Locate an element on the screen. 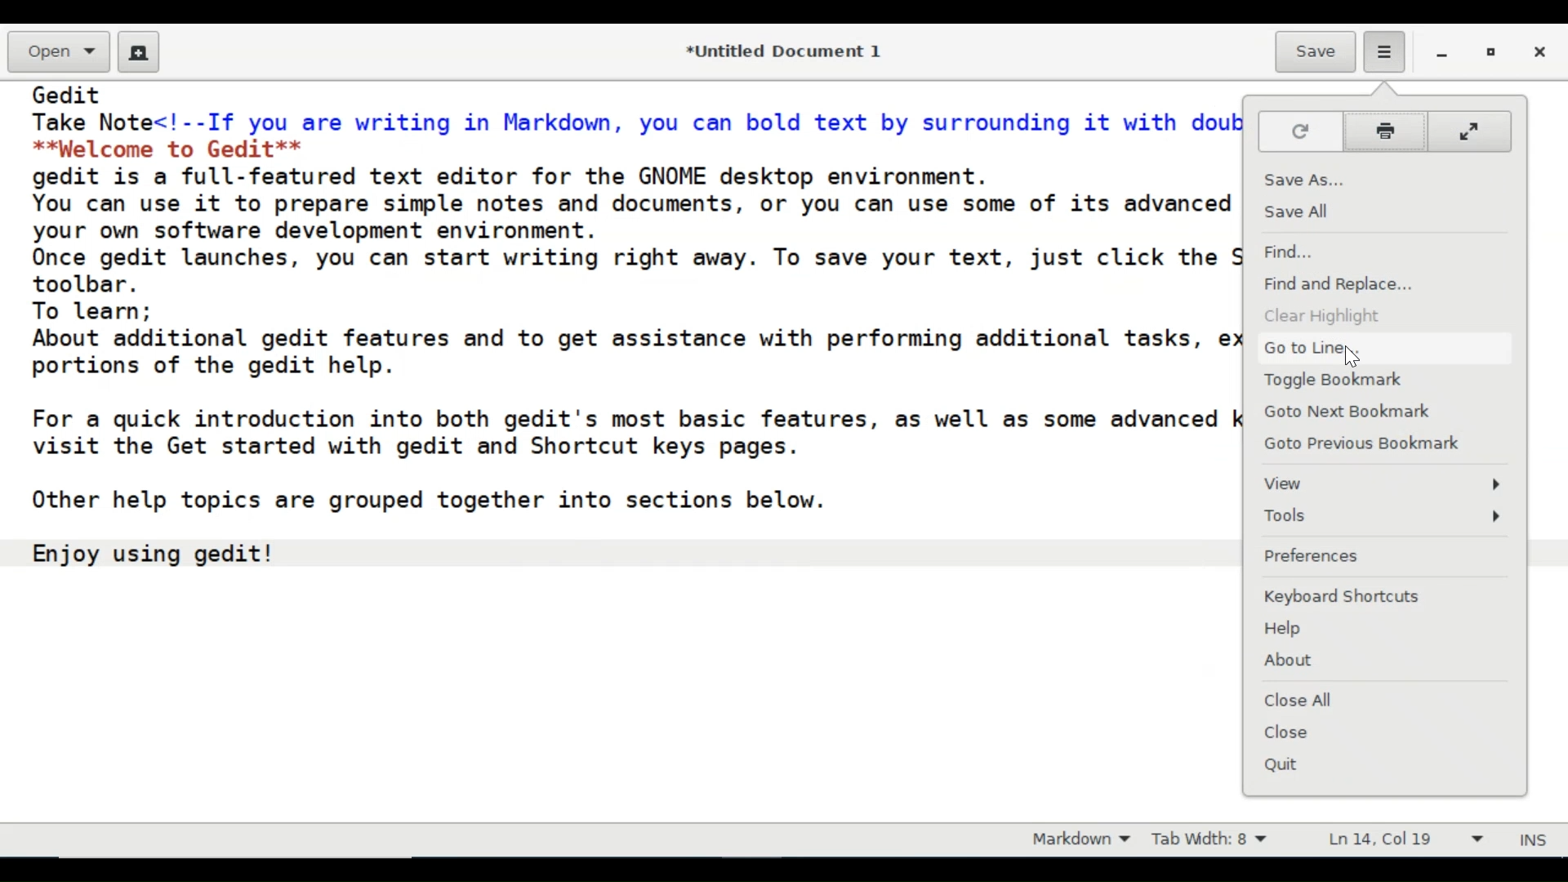 The image size is (1568, 882). Goto Previous Bookmark is located at coordinates (1370, 445).